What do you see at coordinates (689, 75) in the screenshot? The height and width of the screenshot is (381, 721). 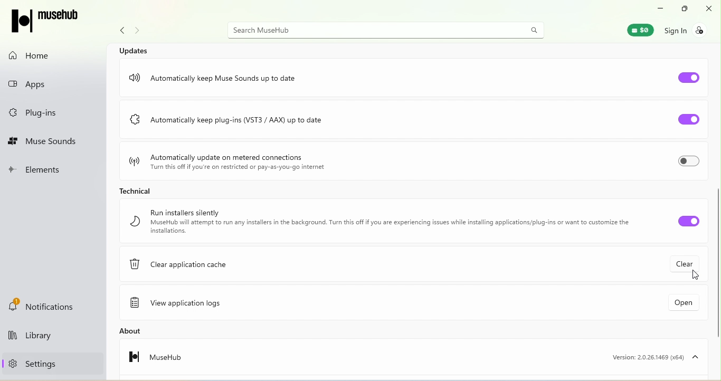 I see `Toggle button` at bounding box center [689, 75].